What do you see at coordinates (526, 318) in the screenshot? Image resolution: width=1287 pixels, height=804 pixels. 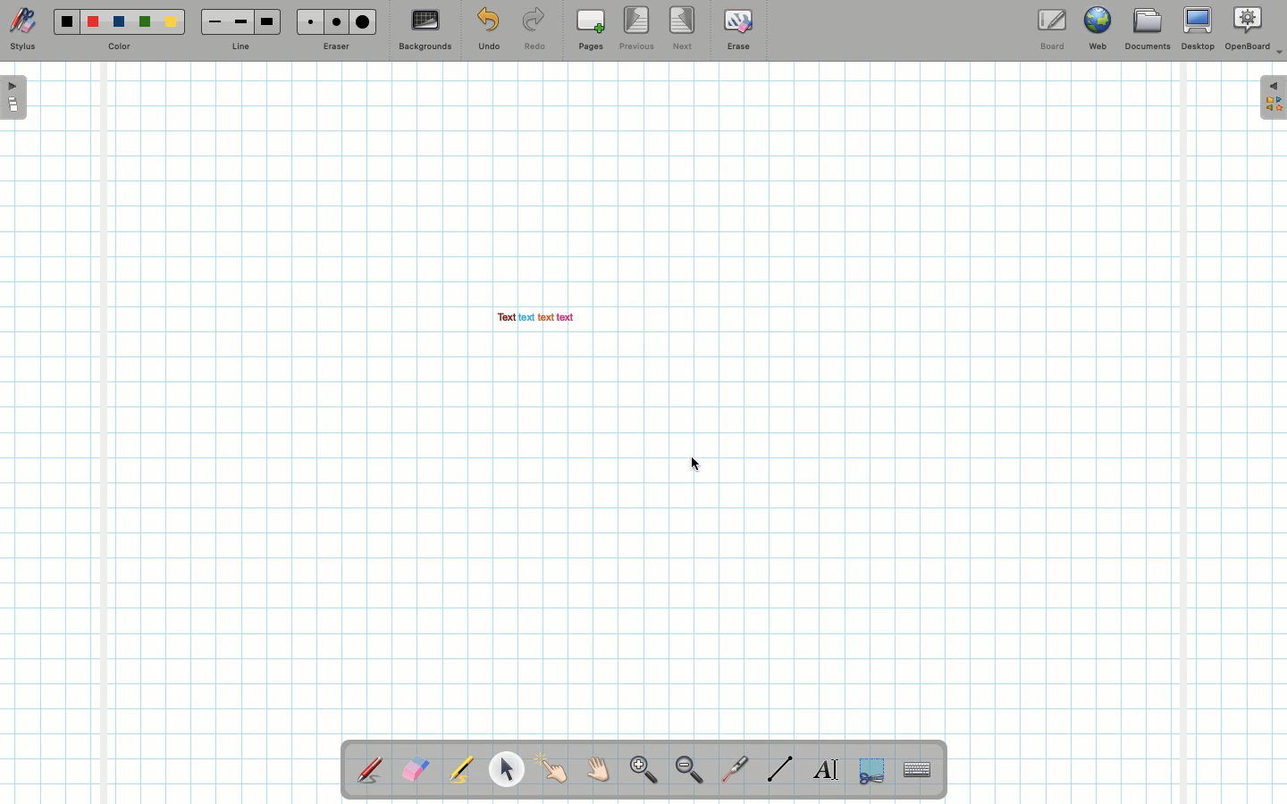 I see `text` at bounding box center [526, 318].